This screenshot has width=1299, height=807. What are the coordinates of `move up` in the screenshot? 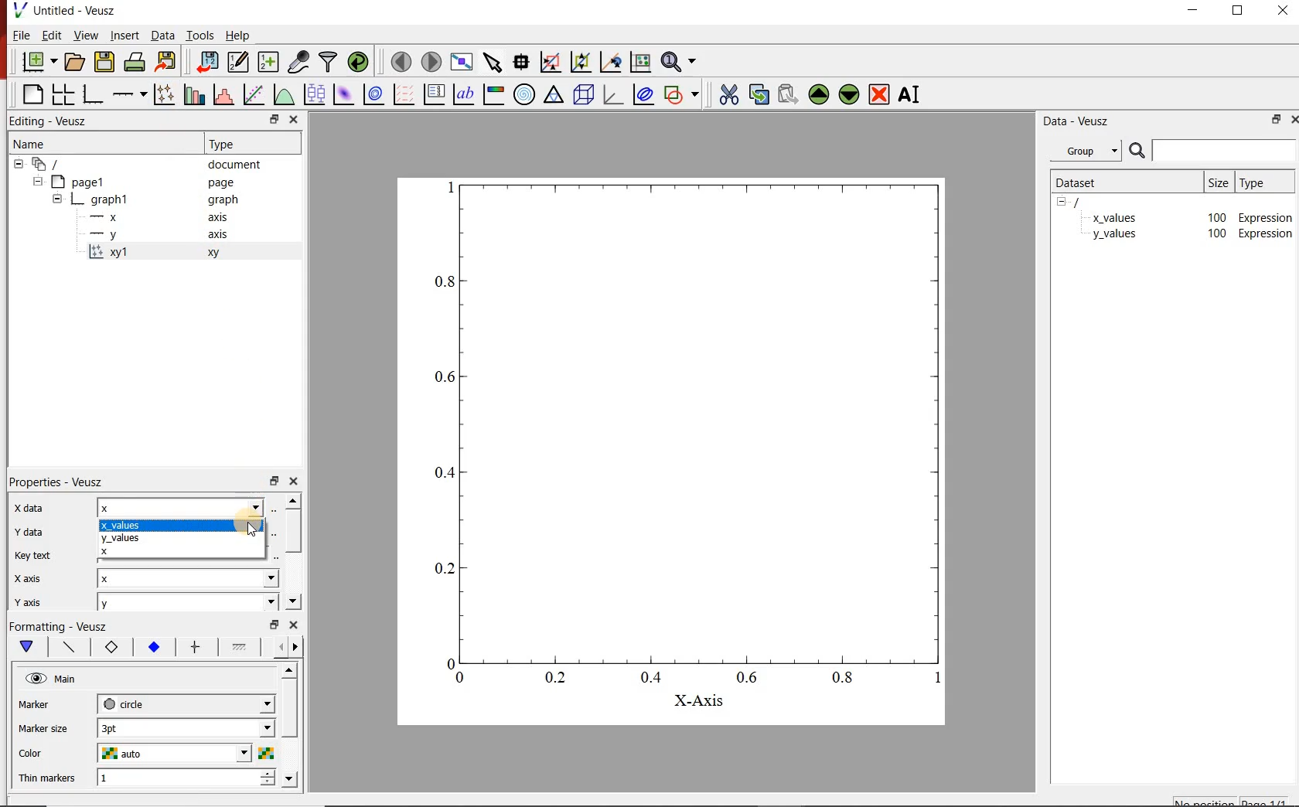 It's located at (293, 501).